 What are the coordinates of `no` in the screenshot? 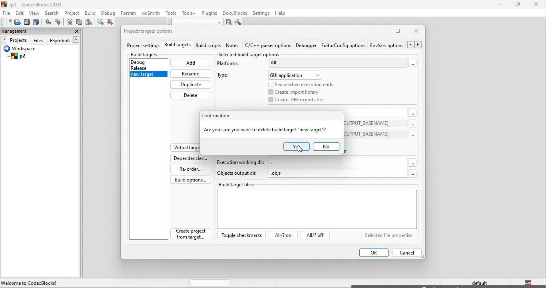 It's located at (327, 146).